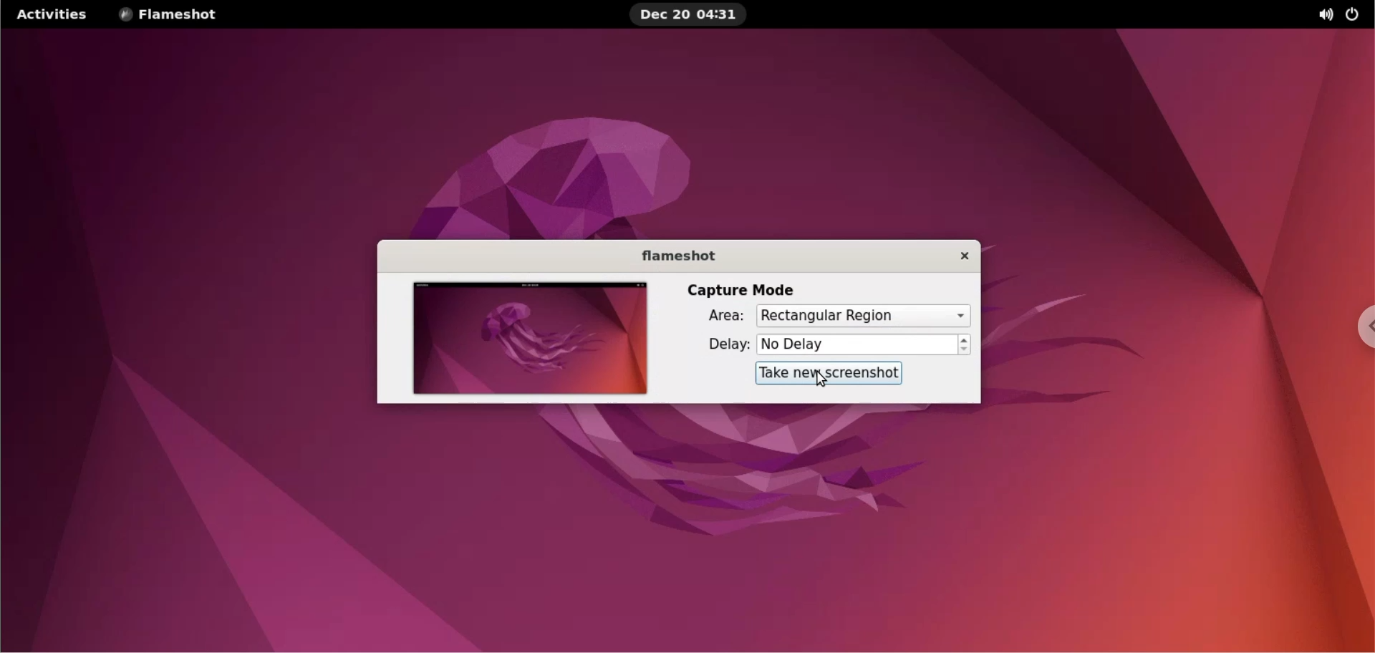 This screenshot has height=653, width=1375. I want to click on increment or decrement delay, so click(969, 344).